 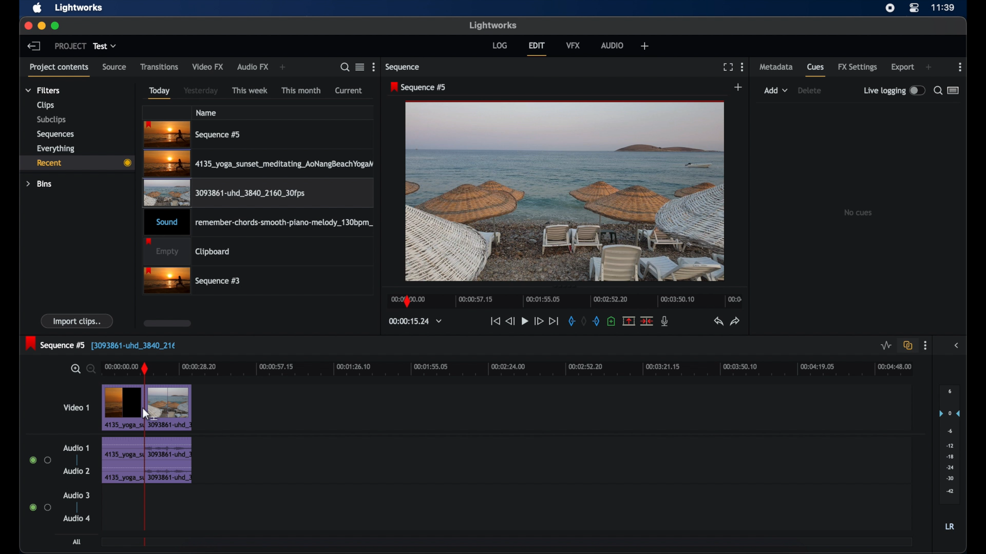 I want to click on remove  marked section, so click(x=629, y=321).